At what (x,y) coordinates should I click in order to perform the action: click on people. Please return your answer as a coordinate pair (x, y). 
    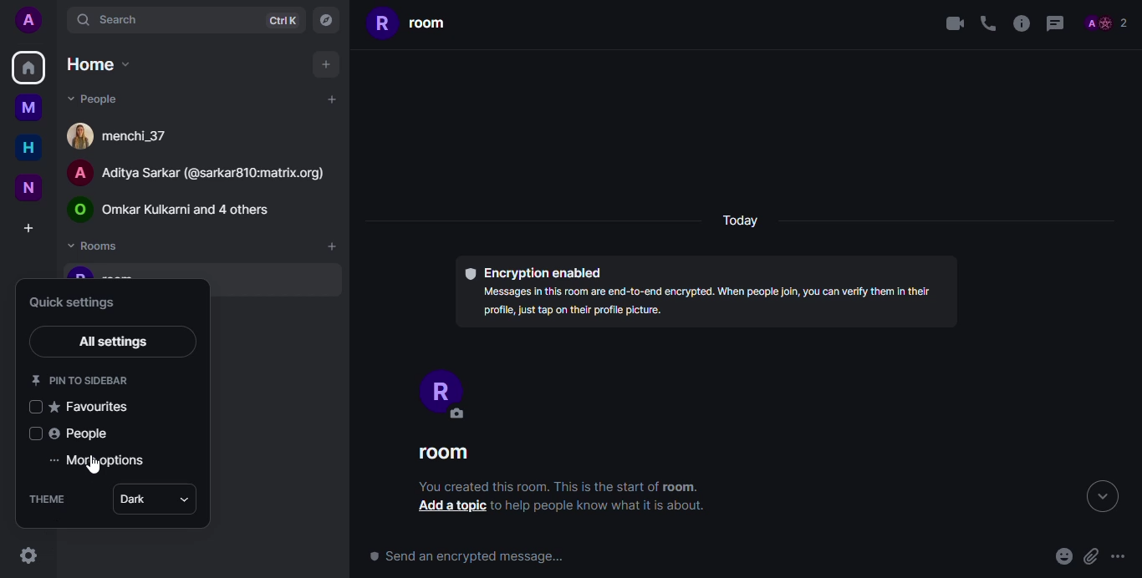
    Looking at the image, I should click on (1105, 21).